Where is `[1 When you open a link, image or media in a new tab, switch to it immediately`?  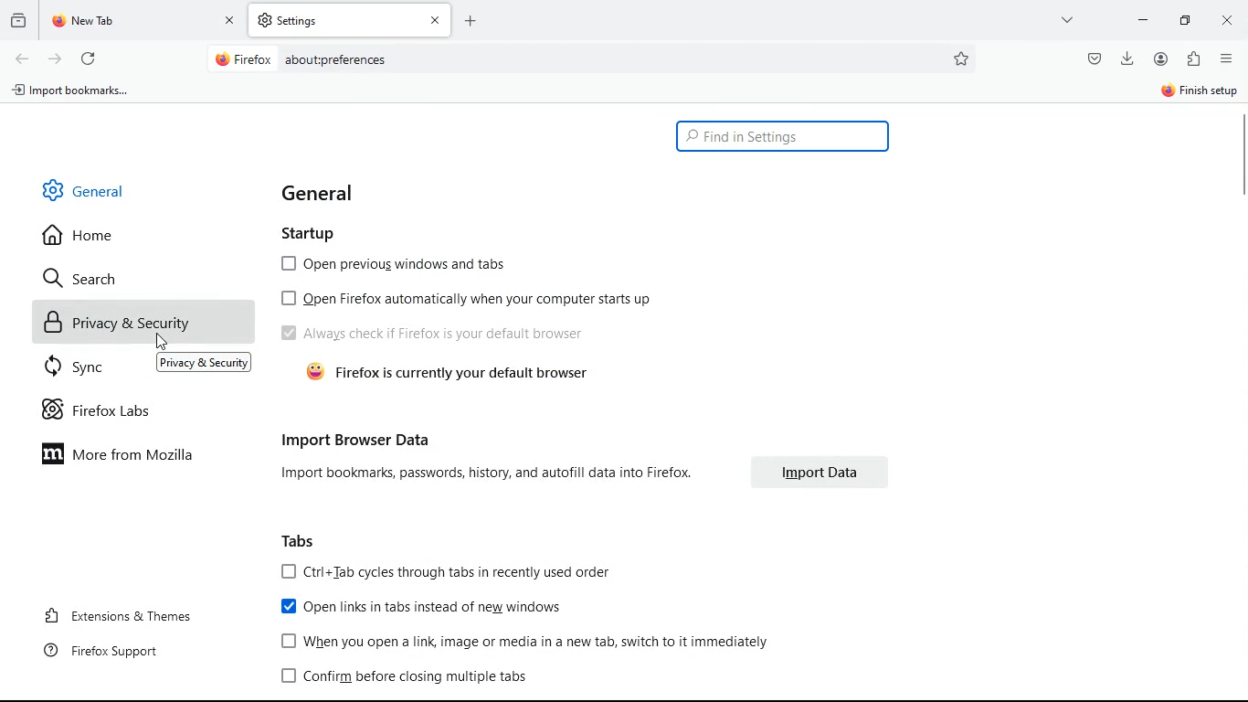 [1 When you open a link, image or media in a new tab, switch to it immediately is located at coordinates (521, 640).